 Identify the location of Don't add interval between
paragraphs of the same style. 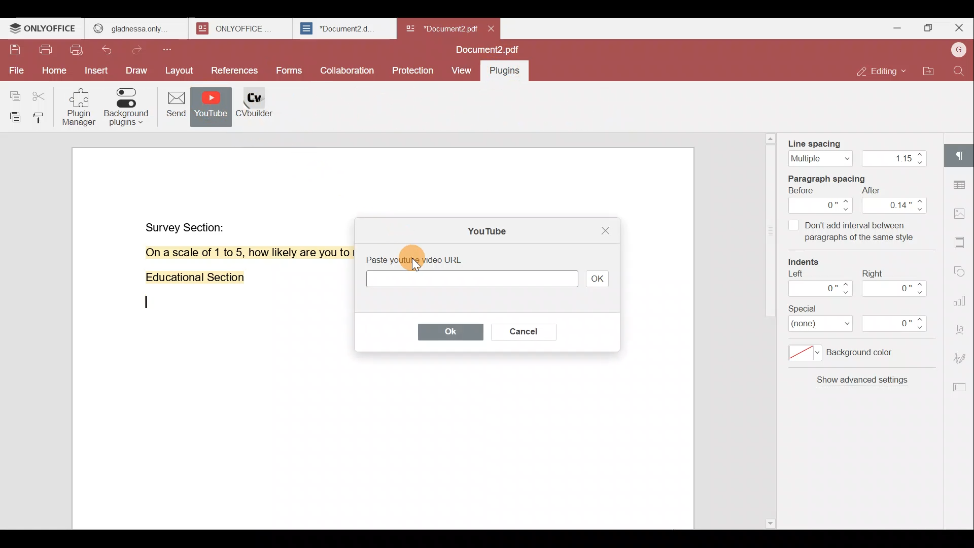
(851, 233).